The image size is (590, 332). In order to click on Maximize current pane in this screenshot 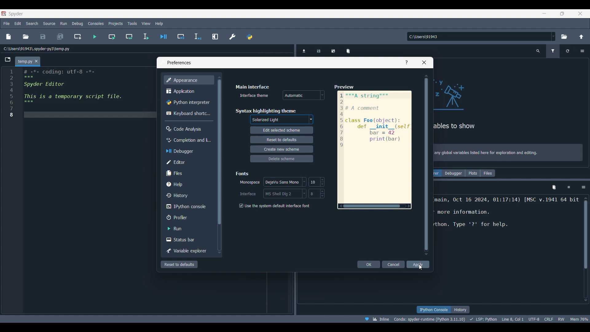, I will do `click(215, 37)`.